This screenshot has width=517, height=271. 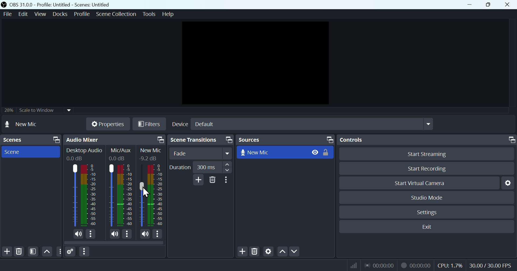 I want to click on View, so click(x=41, y=14).